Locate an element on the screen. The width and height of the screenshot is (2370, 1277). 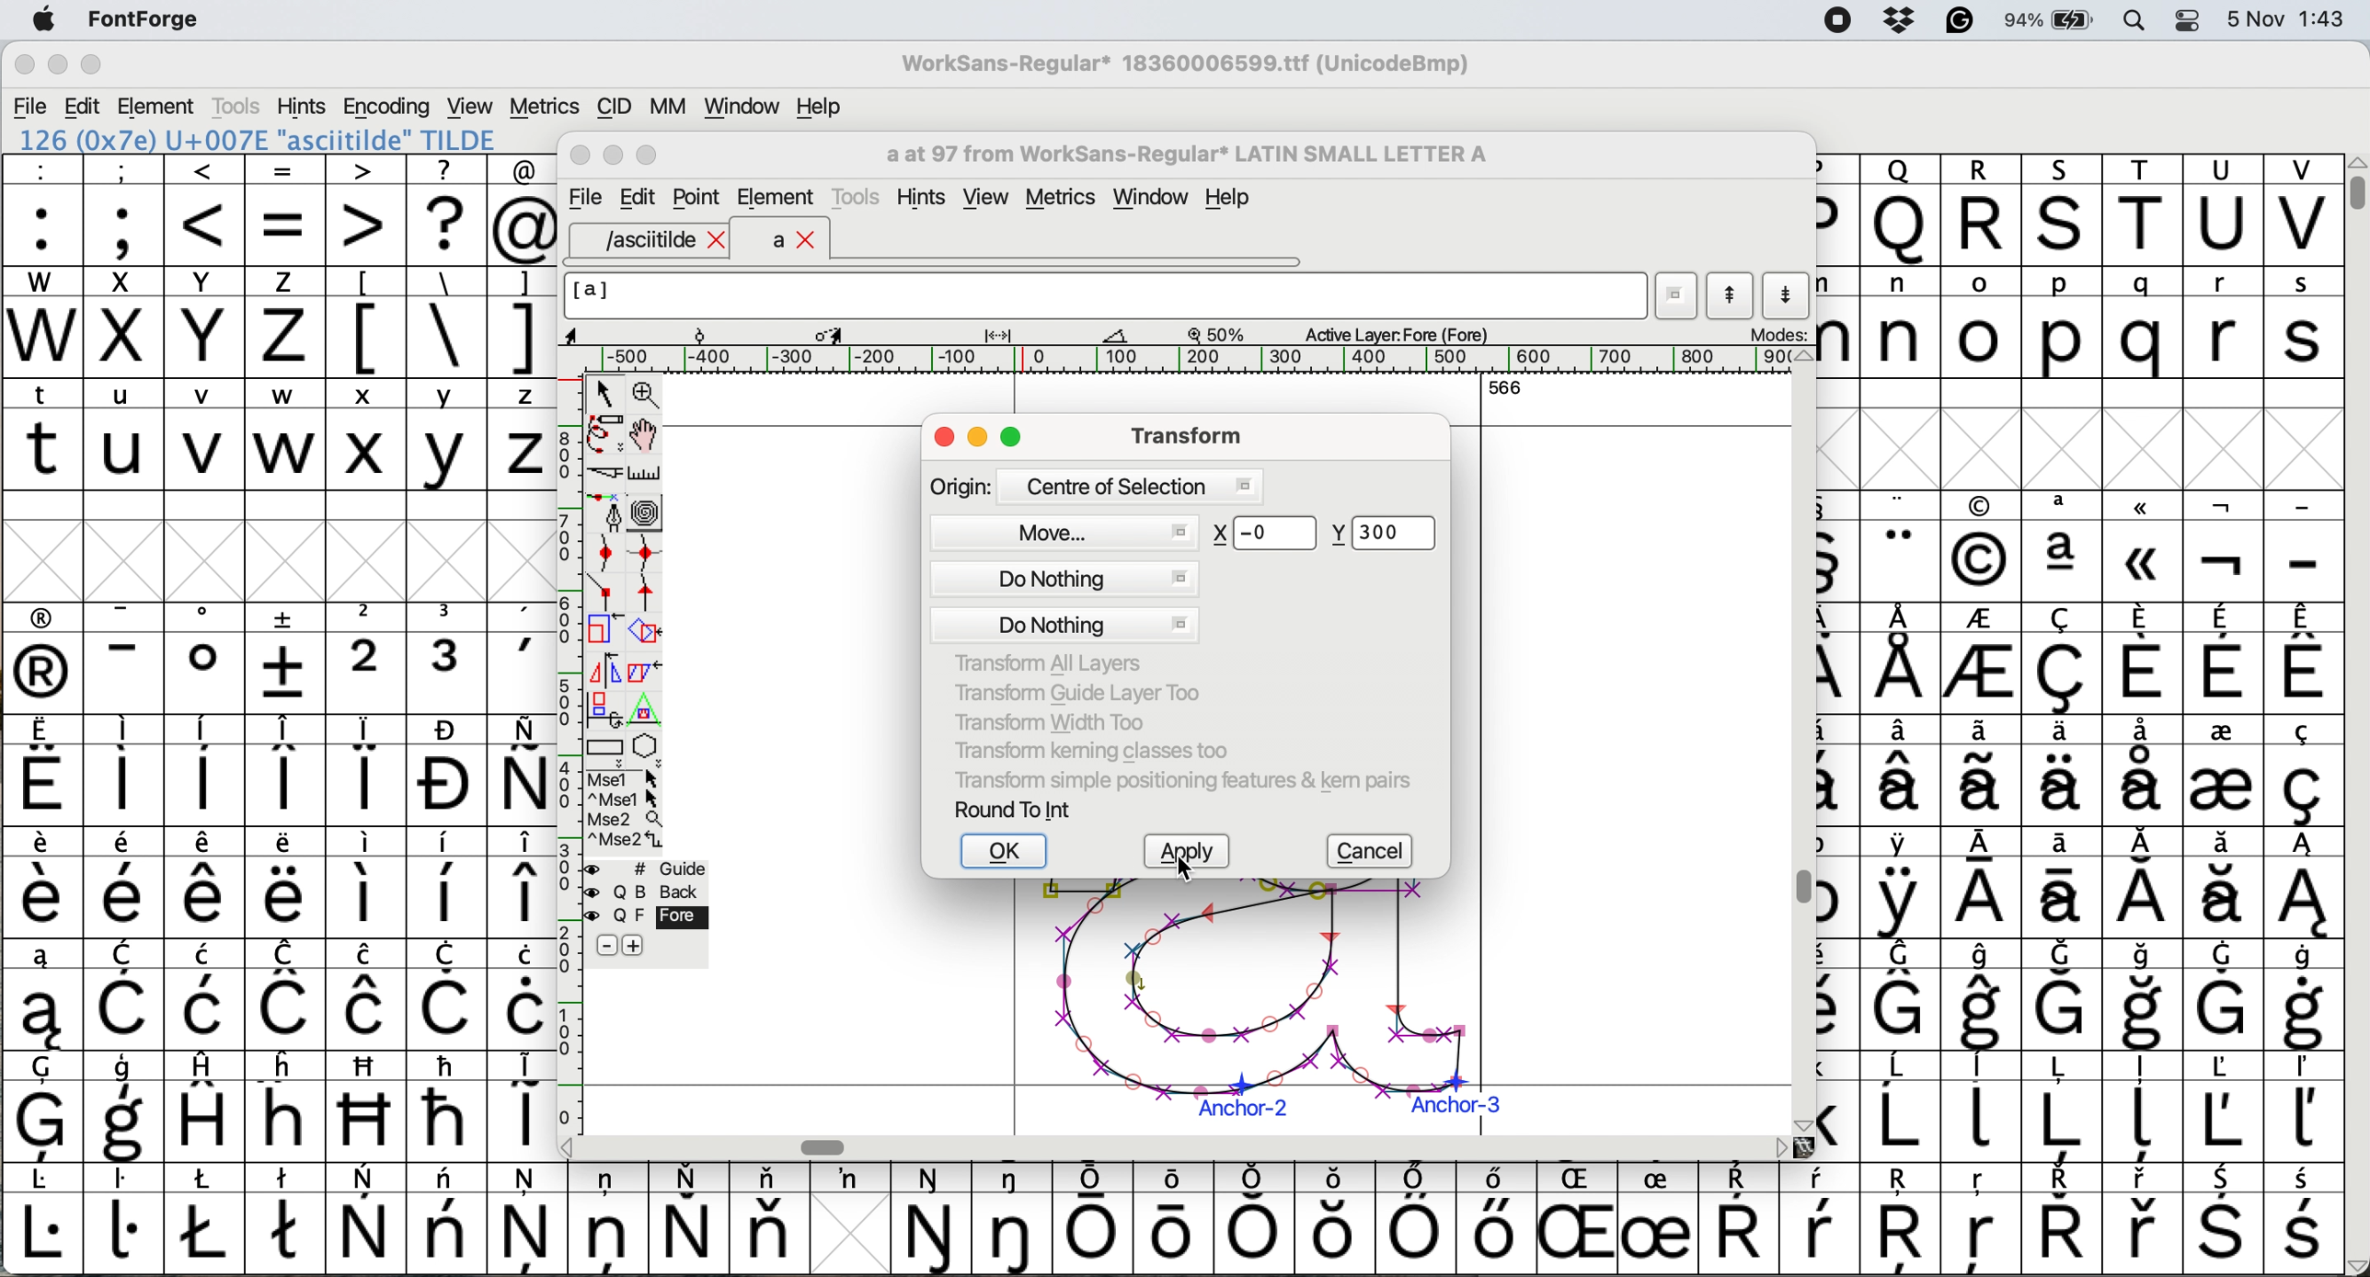
add a curve point vertically or horizontally is located at coordinates (650, 553).